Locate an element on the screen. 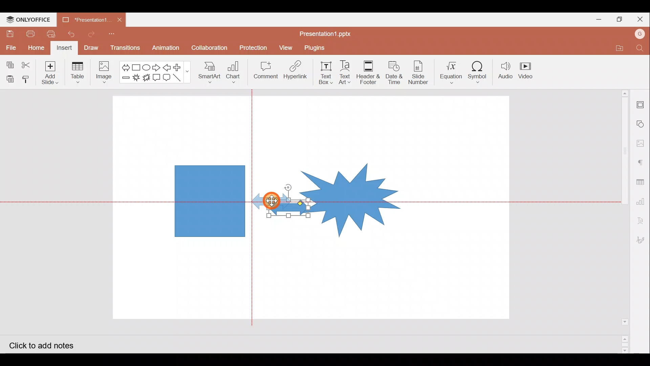 The width and height of the screenshot is (650, 366). Open file location is located at coordinates (617, 47).